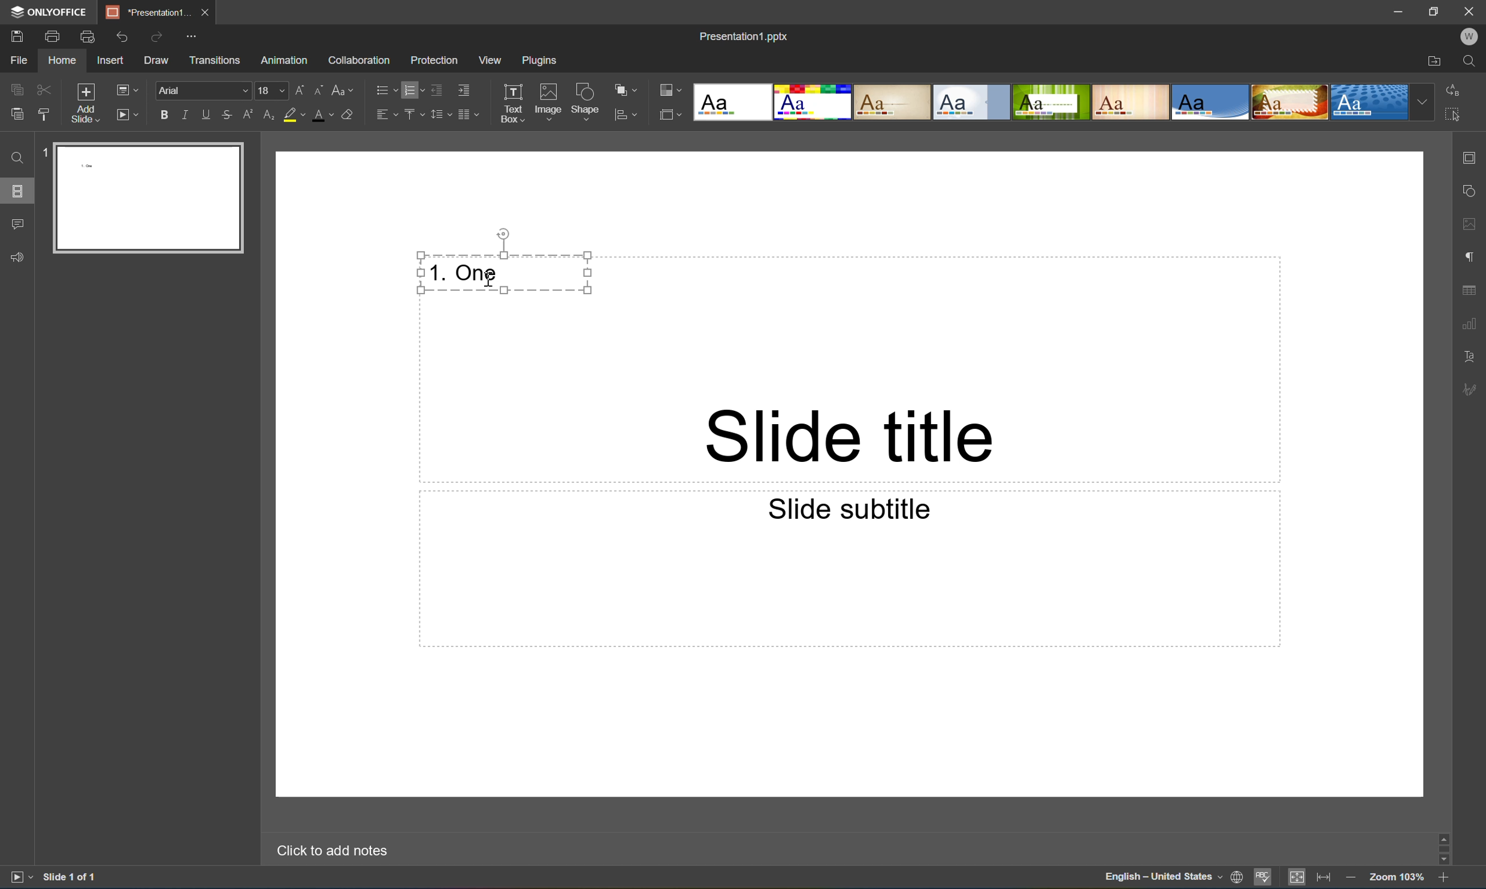 This screenshot has width=1486, height=889. I want to click on Spell checking, so click(1263, 878).